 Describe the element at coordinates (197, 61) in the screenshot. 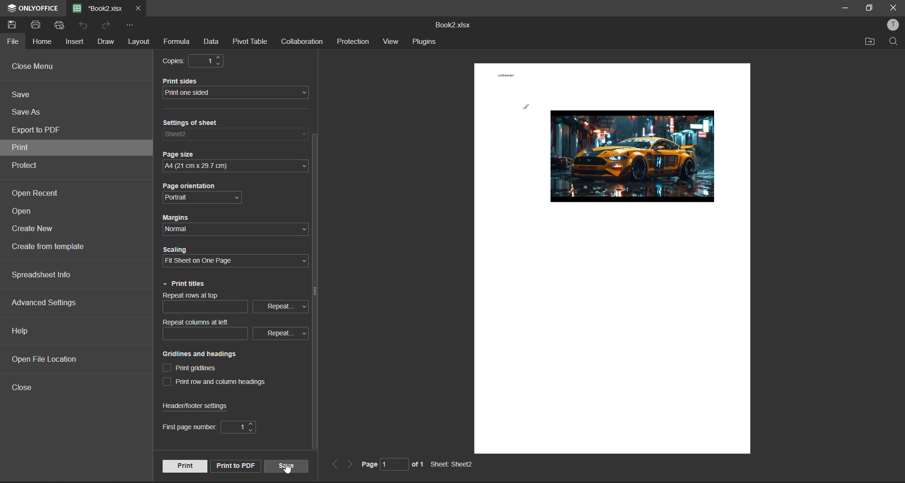

I see `copies` at that location.